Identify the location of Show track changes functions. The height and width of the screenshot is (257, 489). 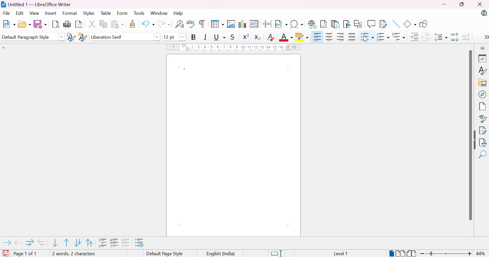
(383, 24).